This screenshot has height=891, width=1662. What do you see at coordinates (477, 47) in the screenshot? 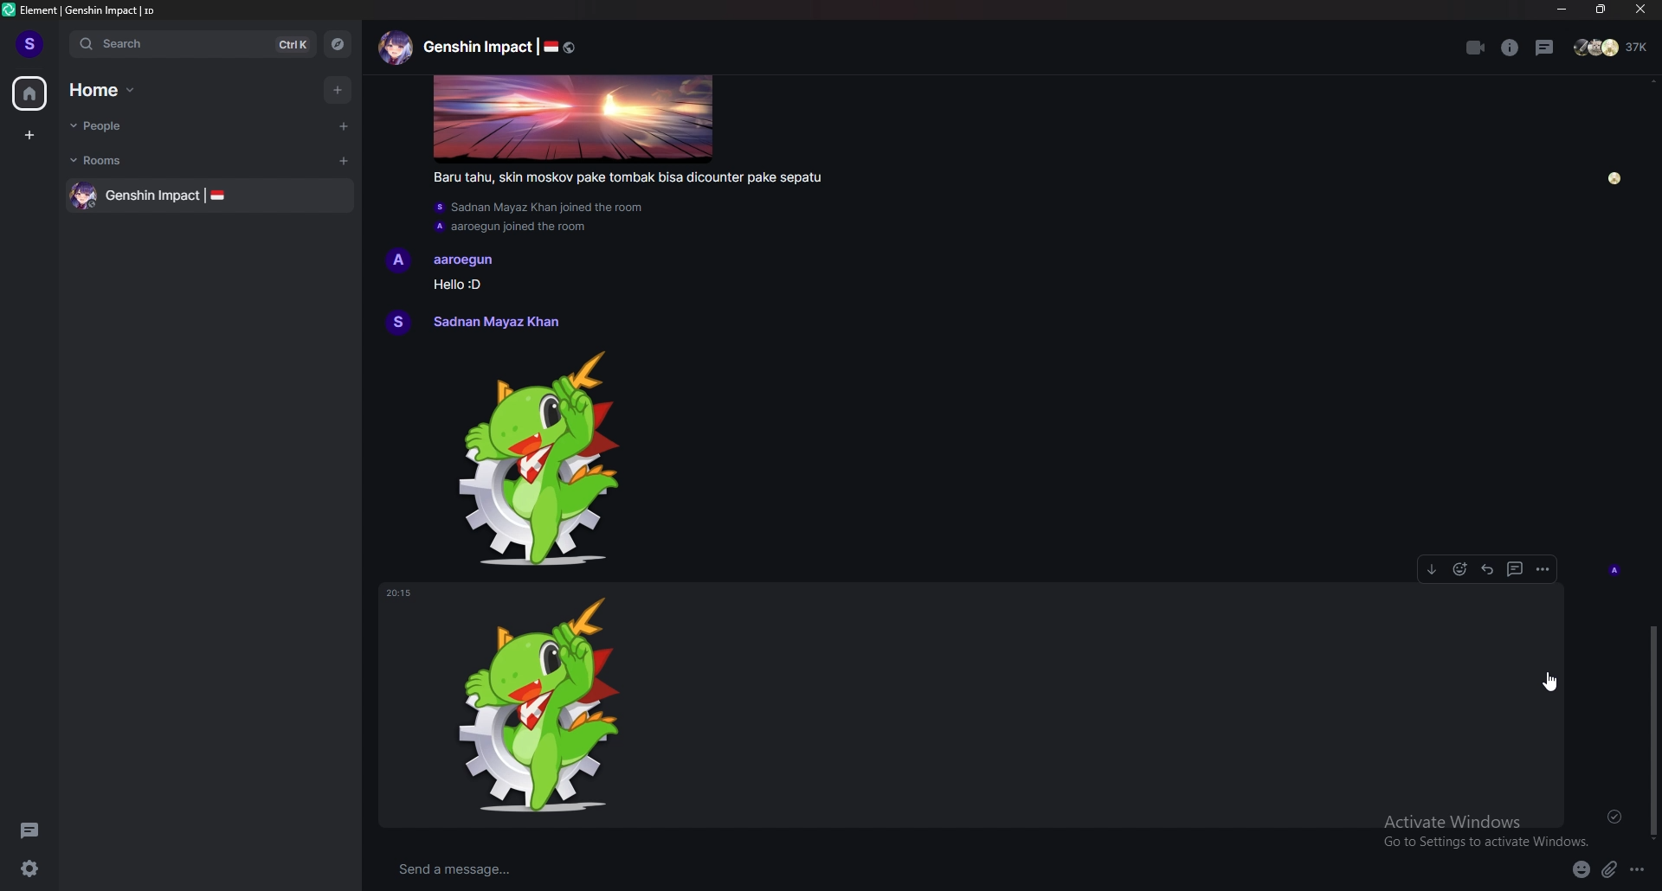
I see `Genshin Impact` at bounding box center [477, 47].